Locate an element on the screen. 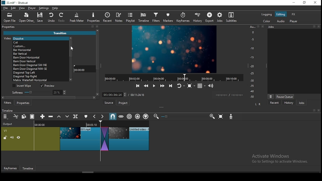  ripple all tracks is located at coordinates (138, 116).